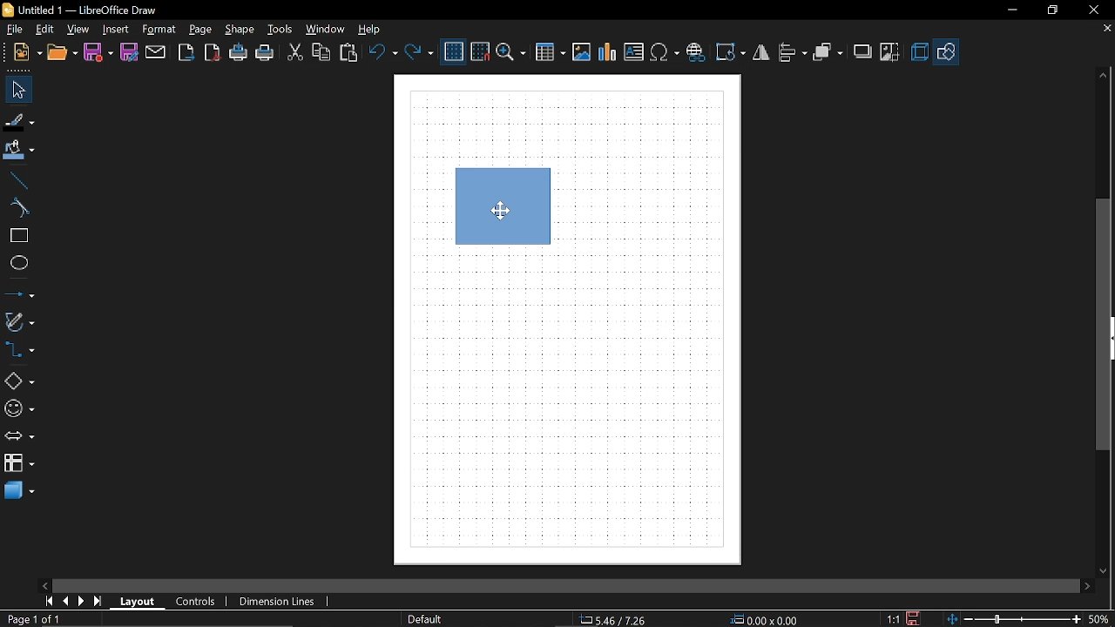 Image resolution: width=1115 pixels, height=627 pixels. I want to click on Save, so click(916, 617).